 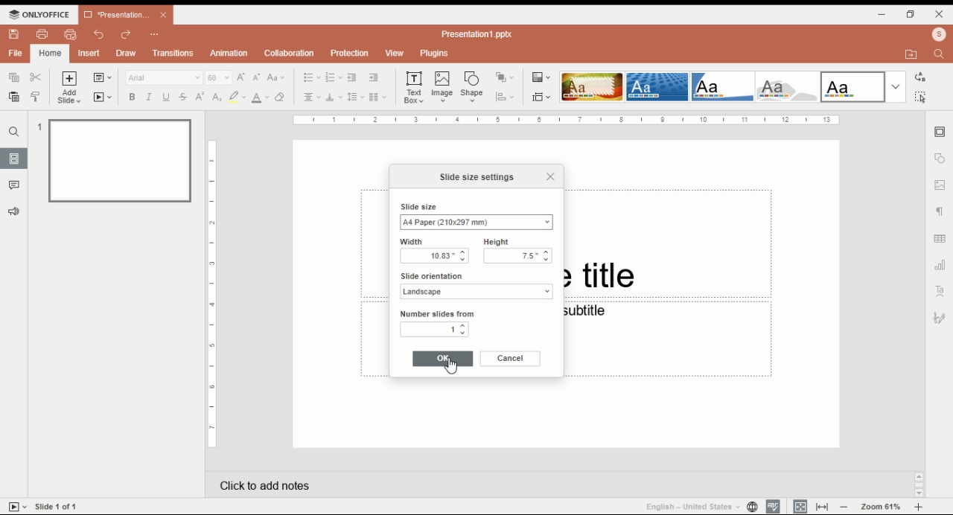 What do you see at coordinates (276, 77) in the screenshot?
I see `change case` at bounding box center [276, 77].